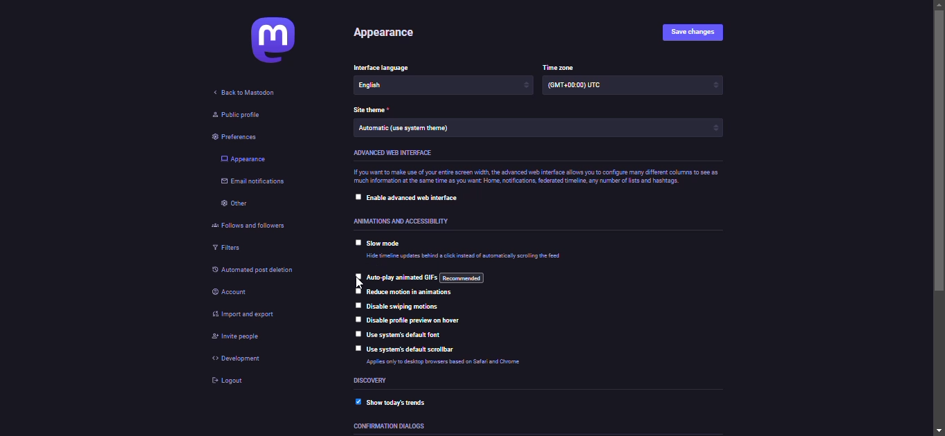 The height and width of the screenshot is (436, 945). What do you see at coordinates (256, 225) in the screenshot?
I see `follows and followers` at bounding box center [256, 225].